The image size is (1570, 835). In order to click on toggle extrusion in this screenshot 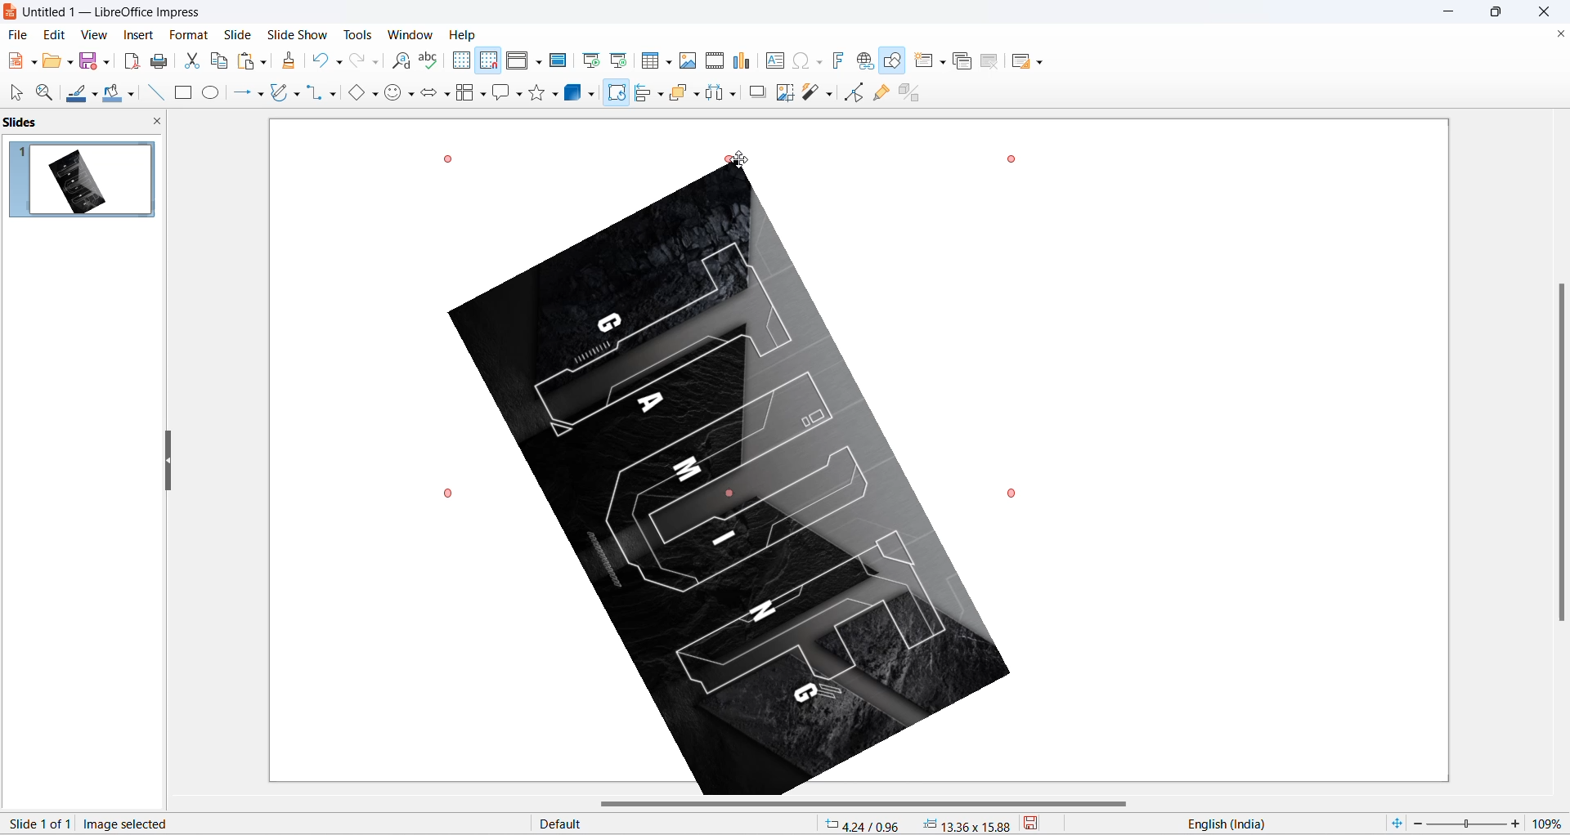, I will do `click(915, 91)`.